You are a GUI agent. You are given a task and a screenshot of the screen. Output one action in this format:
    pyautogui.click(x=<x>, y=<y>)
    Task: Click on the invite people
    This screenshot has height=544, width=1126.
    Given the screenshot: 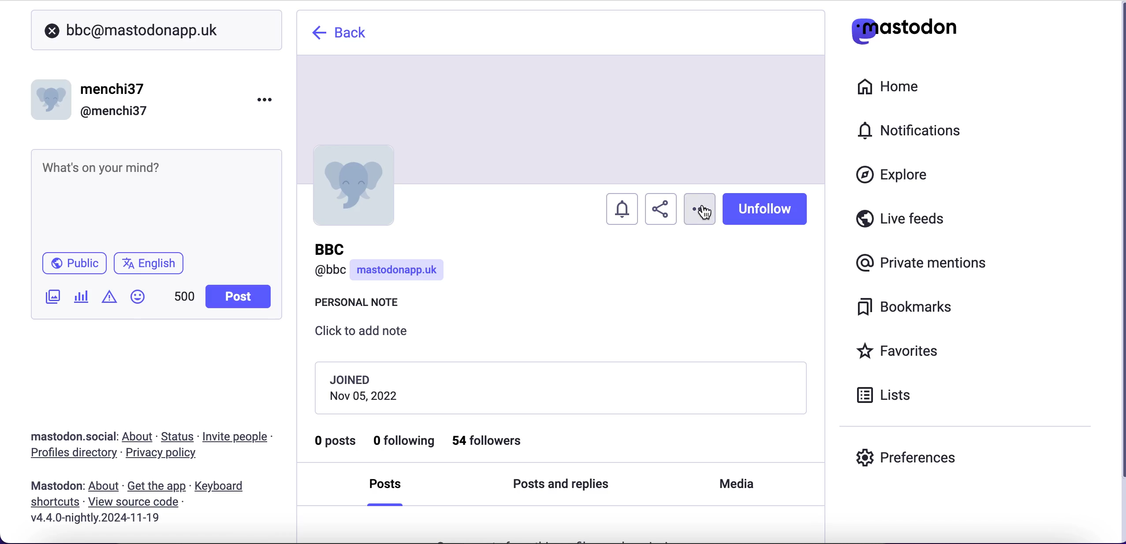 What is the action you would take?
    pyautogui.click(x=240, y=437)
    